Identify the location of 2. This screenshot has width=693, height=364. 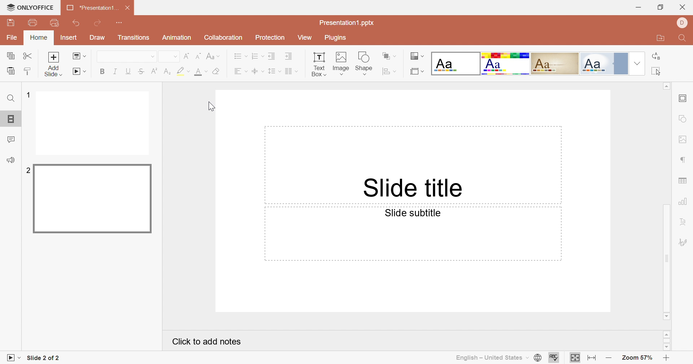
(27, 170).